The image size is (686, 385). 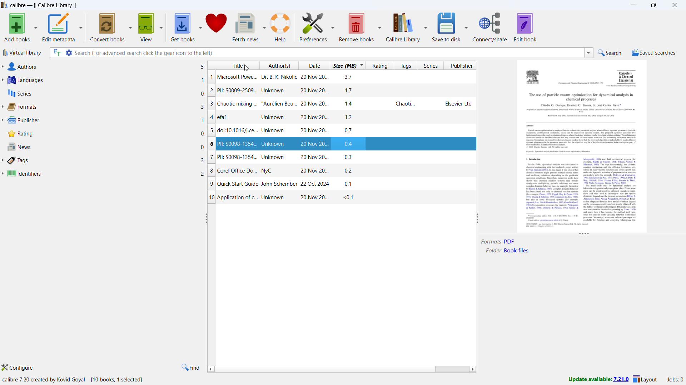 I want to click on Application of c... Unknown 20 Nov 20..., so click(x=274, y=198).